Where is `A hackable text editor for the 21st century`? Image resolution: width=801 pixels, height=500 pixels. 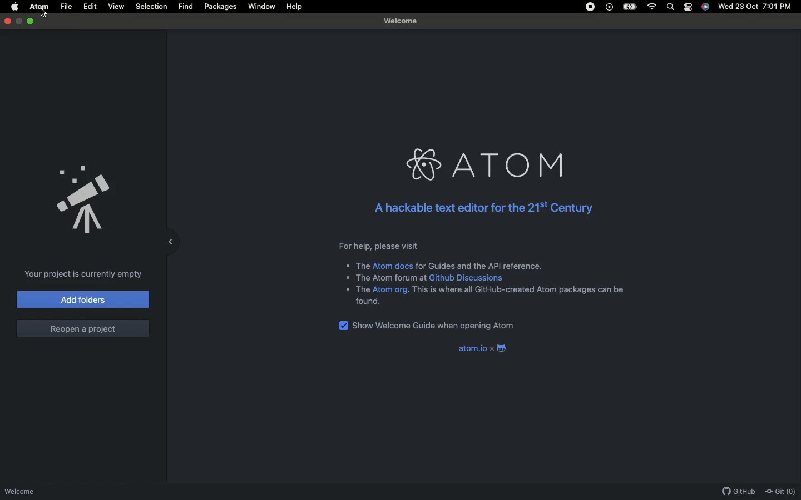 A hackable text editor for the 21st century is located at coordinates (484, 211).